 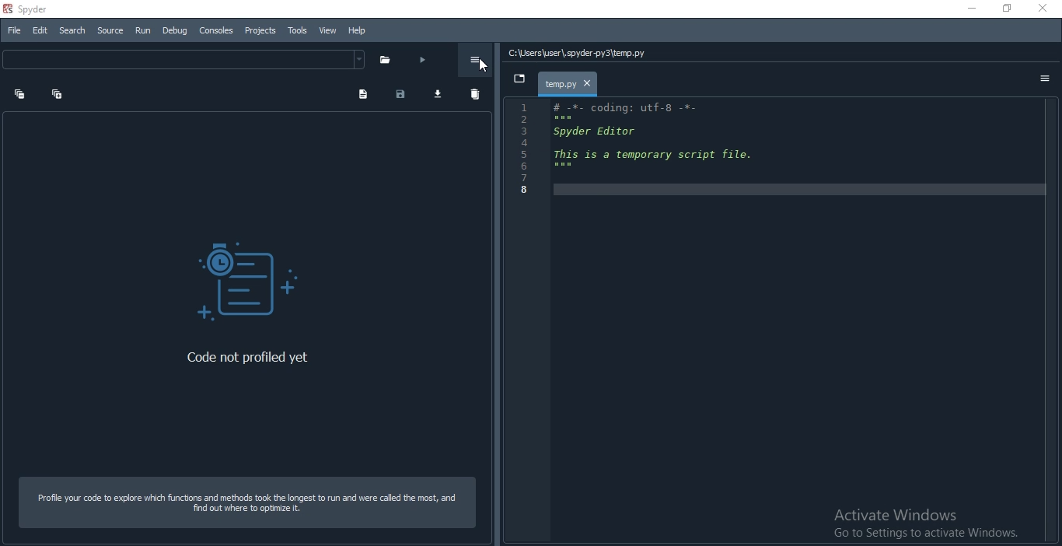 What do you see at coordinates (478, 95) in the screenshot?
I see `delete all` at bounding box center [478, 95].